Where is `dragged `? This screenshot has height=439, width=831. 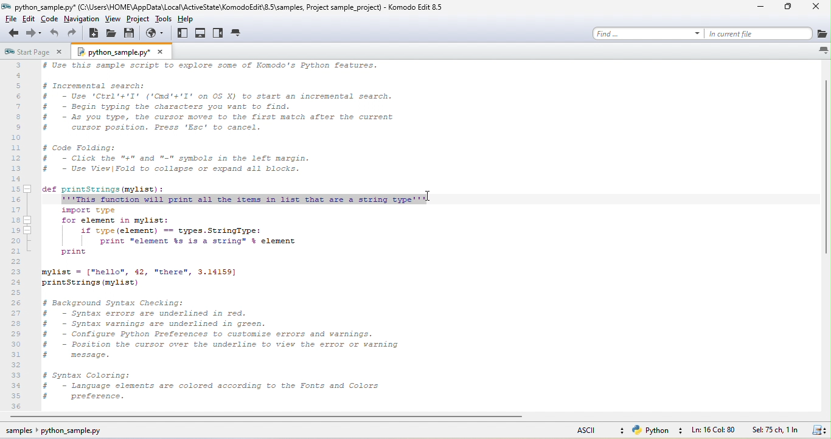
dragged  is located at coordinates (245, 199).